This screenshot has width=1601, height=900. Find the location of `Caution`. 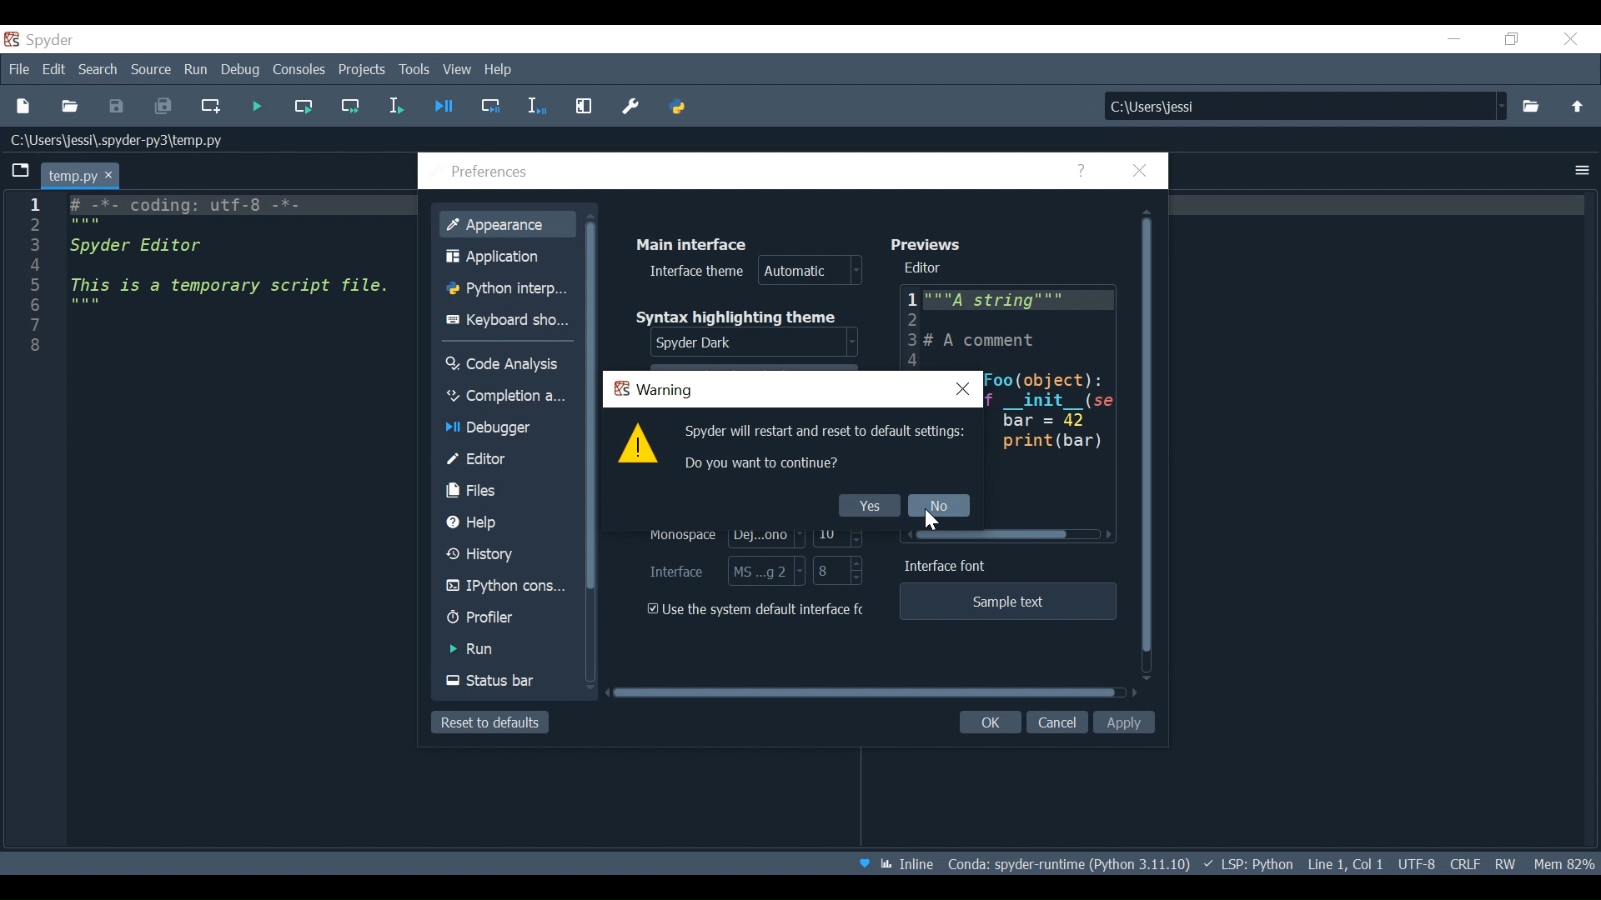

Caution is located at coordinates (639, 446).